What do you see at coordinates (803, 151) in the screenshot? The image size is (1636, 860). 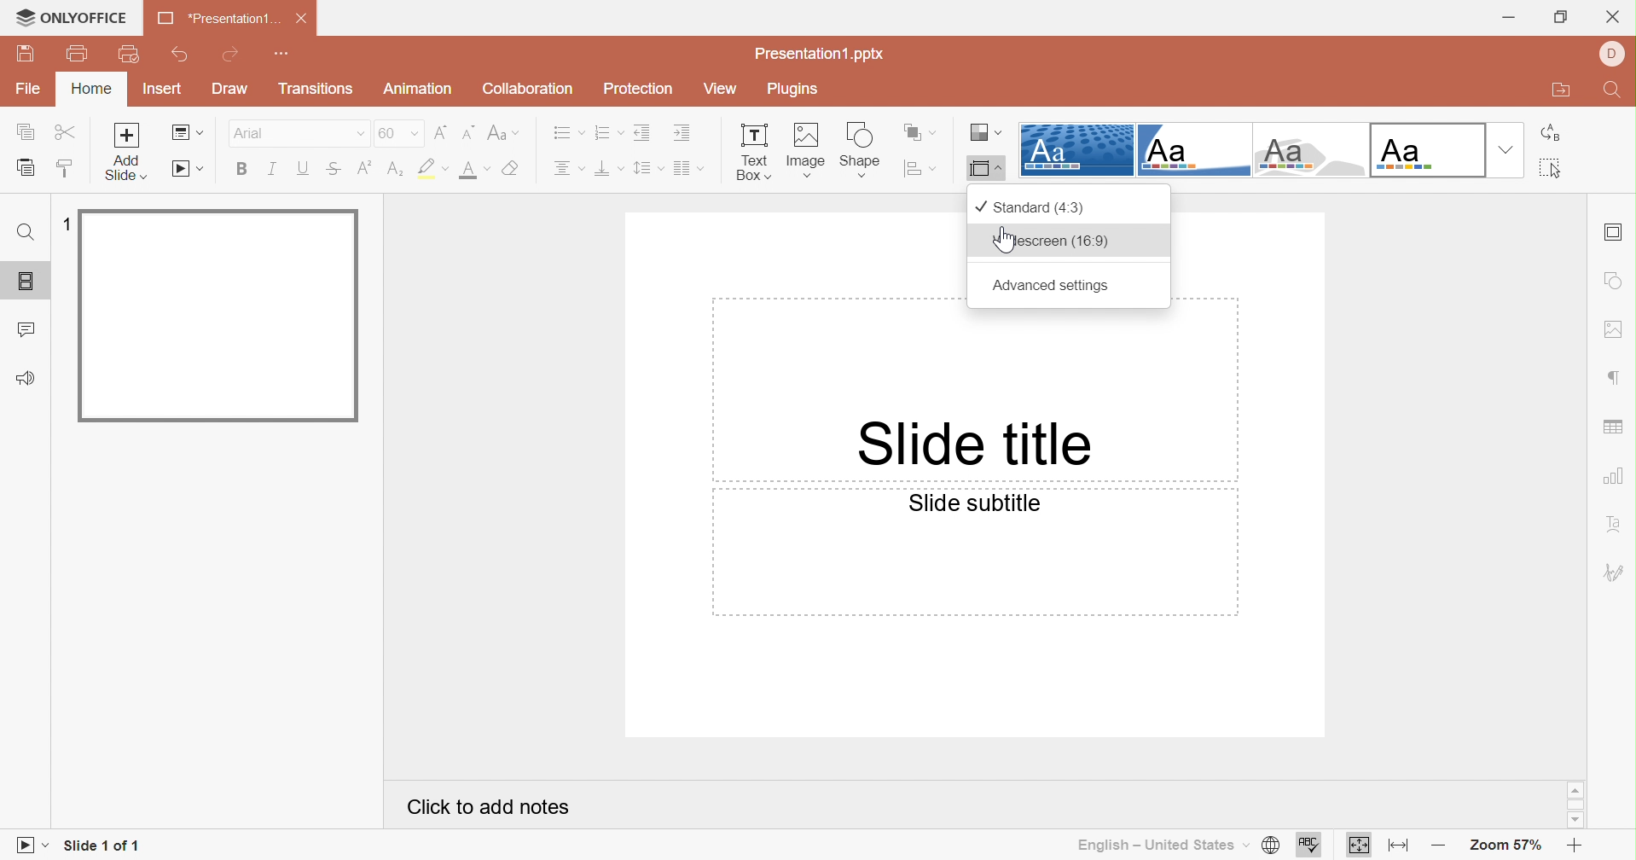 I see `Image` at bounding box center [803, 151].